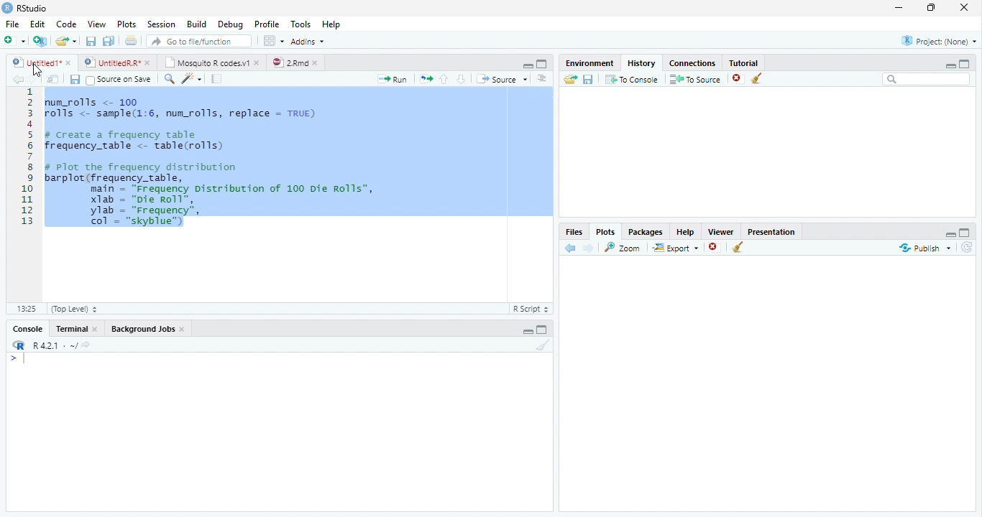 Image resolution: width=982 pixels, height=517 pixels. I want to click on History, so click(642, 62).